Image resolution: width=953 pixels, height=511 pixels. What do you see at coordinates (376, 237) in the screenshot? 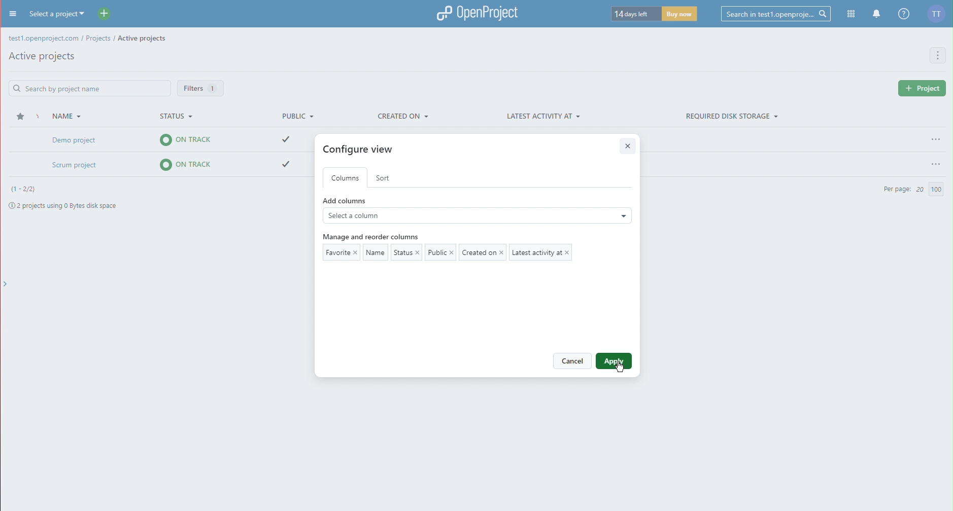
I see `Manage and reorder columns` at bounding box center [376, 237].